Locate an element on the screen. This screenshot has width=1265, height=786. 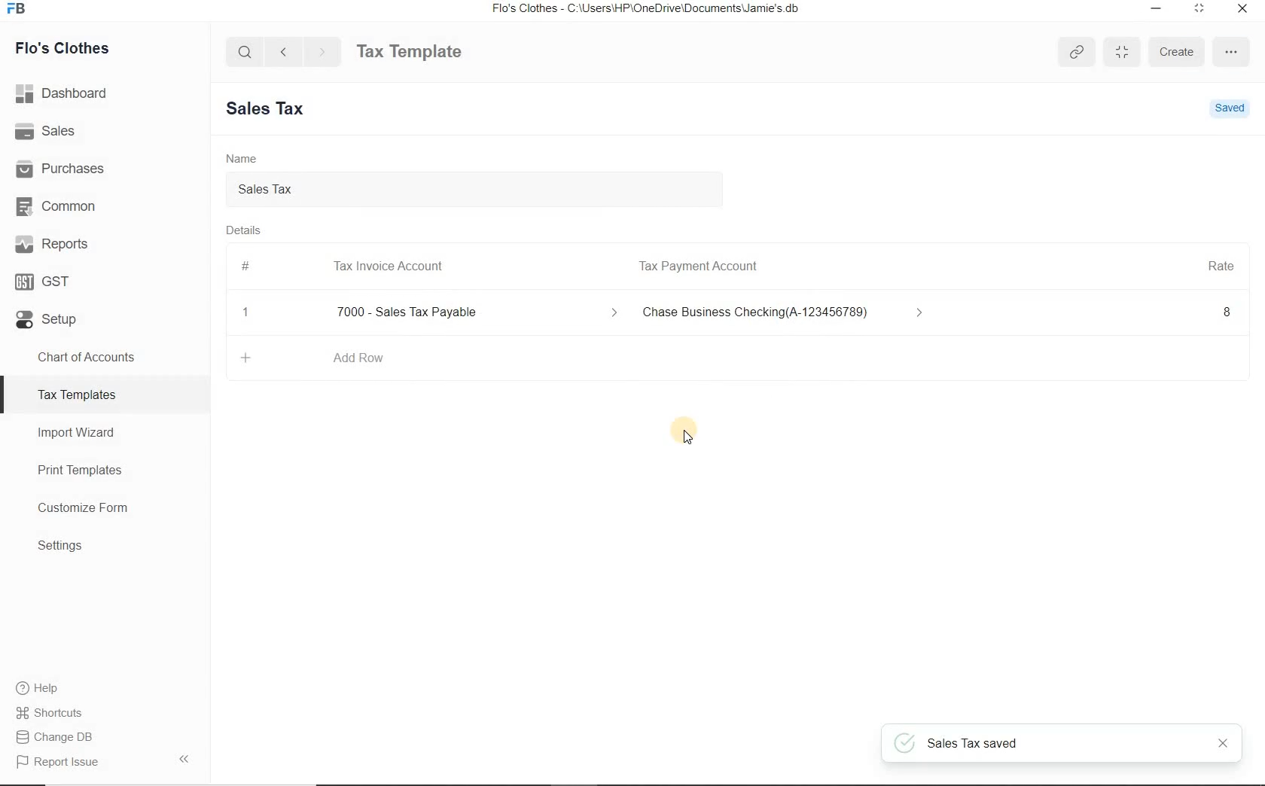
# Tax Invoice Account is located at coordinates (344, 267).